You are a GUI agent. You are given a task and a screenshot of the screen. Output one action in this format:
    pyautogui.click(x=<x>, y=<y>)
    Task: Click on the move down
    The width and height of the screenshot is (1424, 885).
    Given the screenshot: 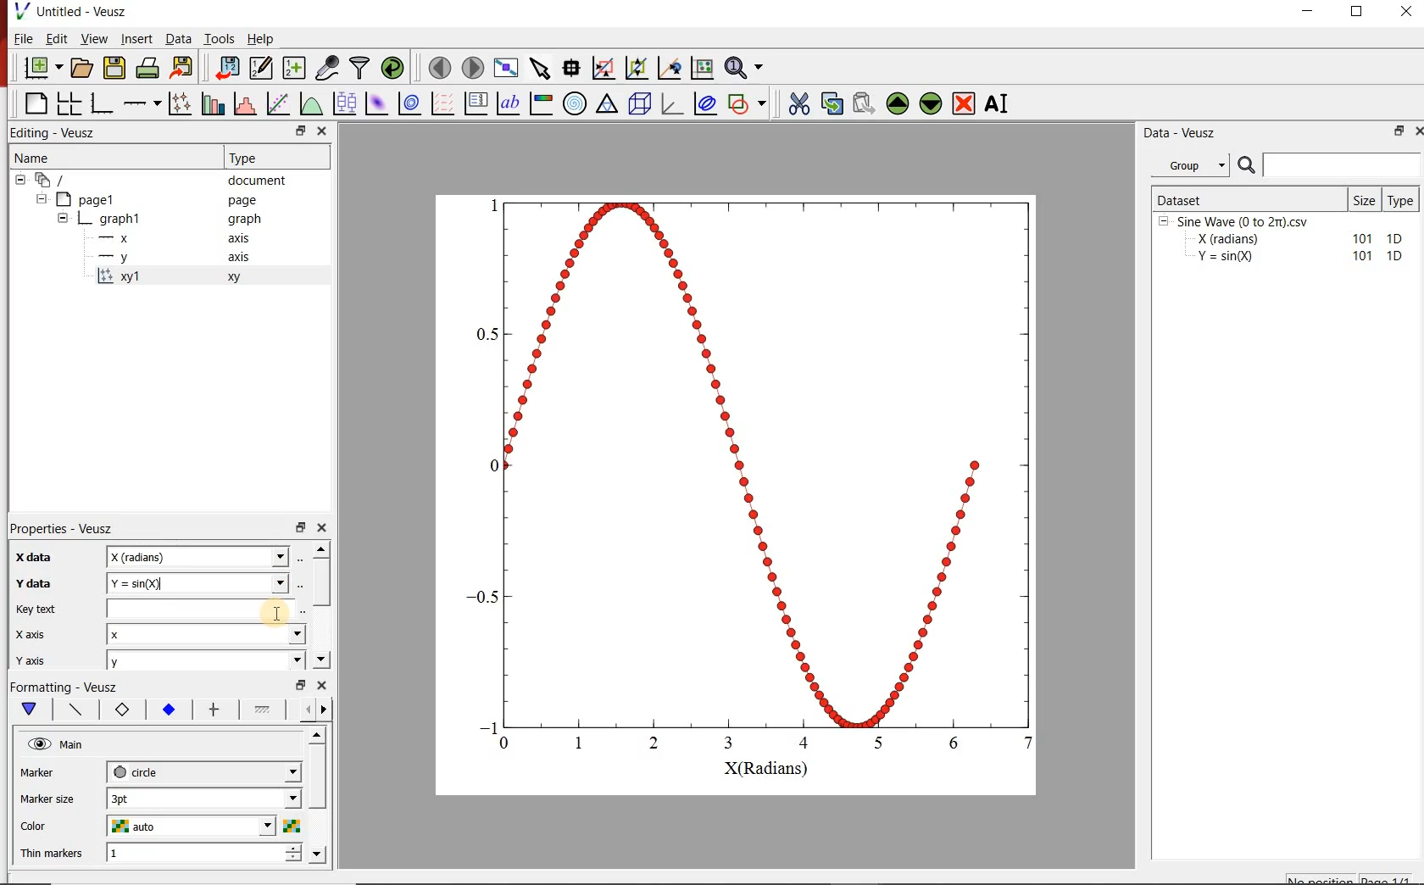 What is the action you would take?
    pyautogui.click(x=932, y=105)
    